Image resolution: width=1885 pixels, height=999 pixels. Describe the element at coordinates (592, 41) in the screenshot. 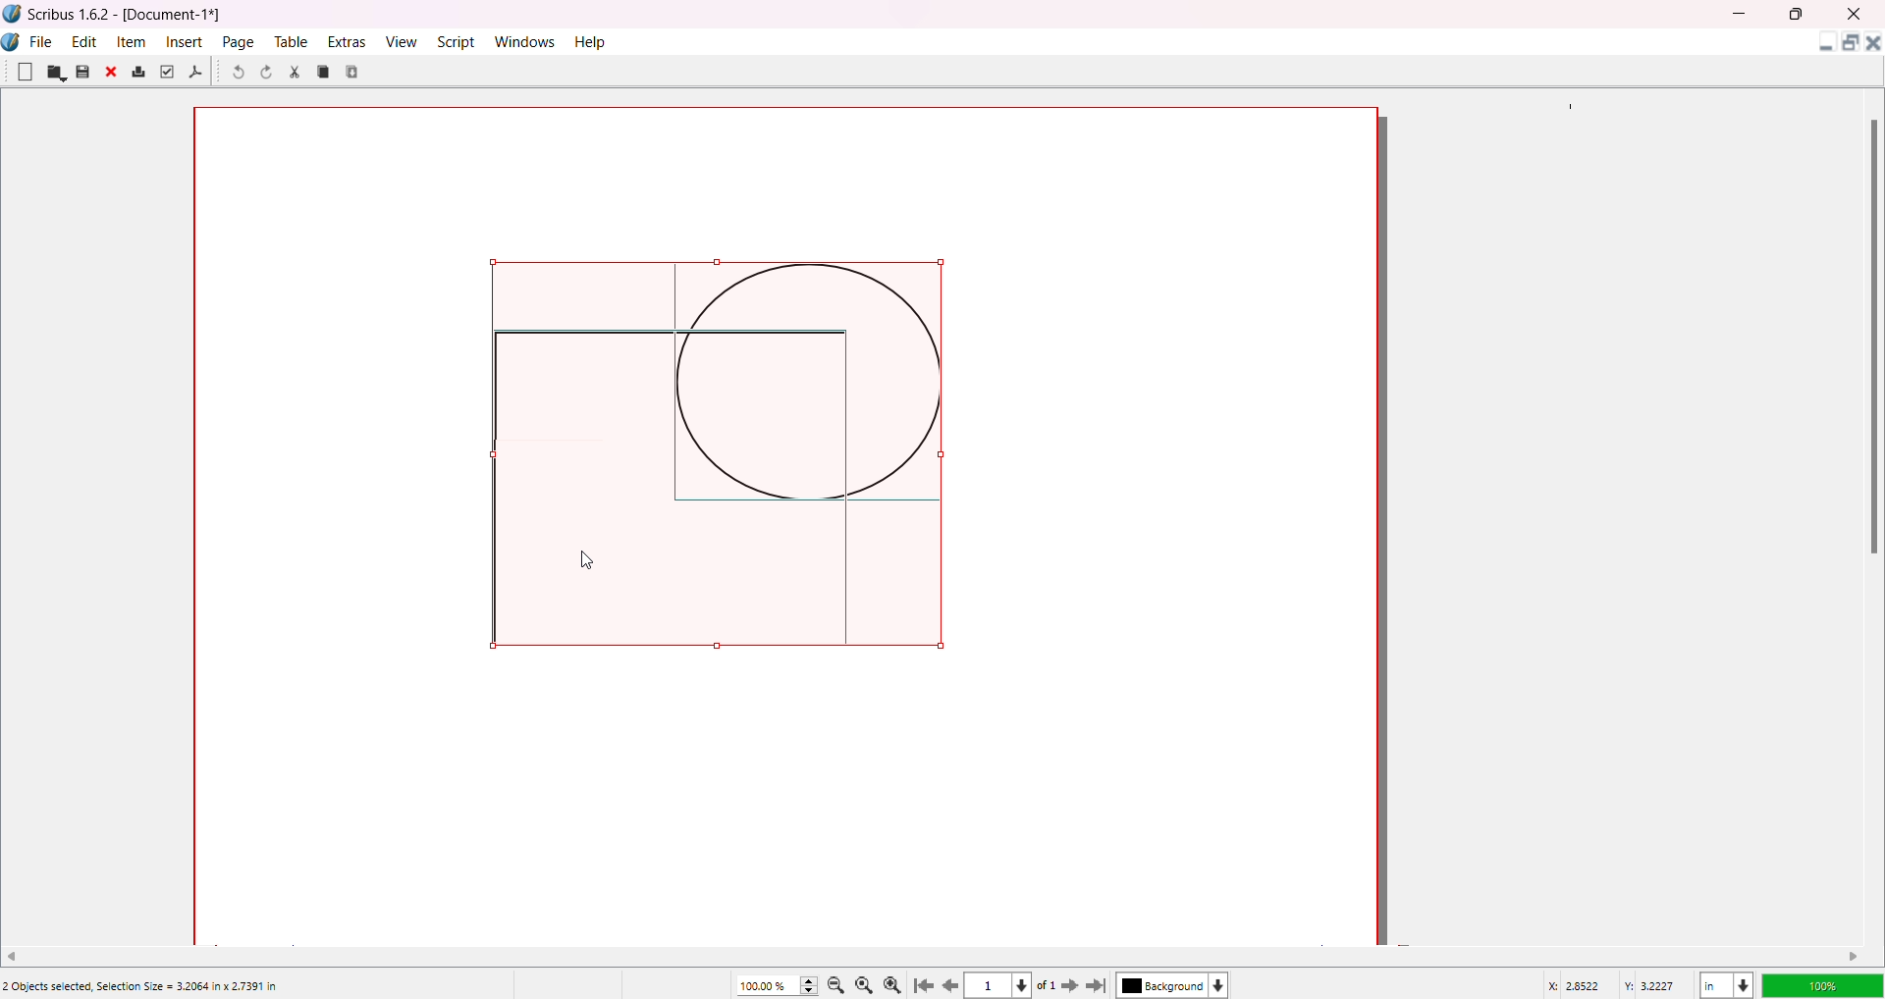

I see `Help` at that location.